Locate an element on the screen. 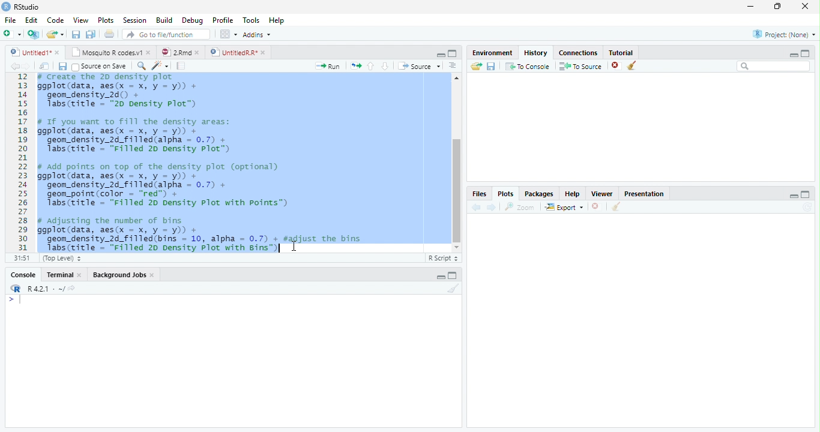  Help is located at coordinates (572, 195).